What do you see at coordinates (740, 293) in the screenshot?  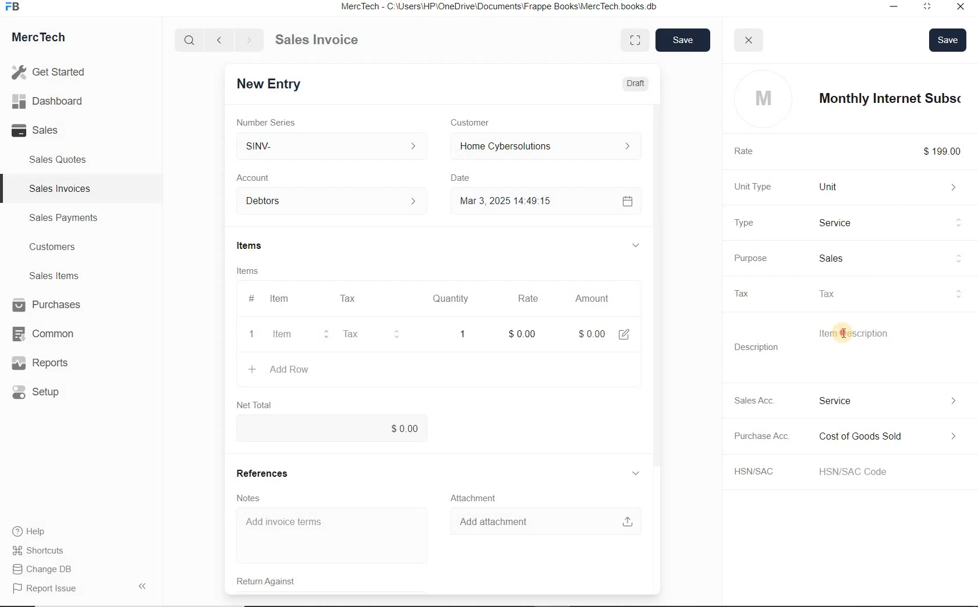 I see `Tax` at bounding box center [740, 293].